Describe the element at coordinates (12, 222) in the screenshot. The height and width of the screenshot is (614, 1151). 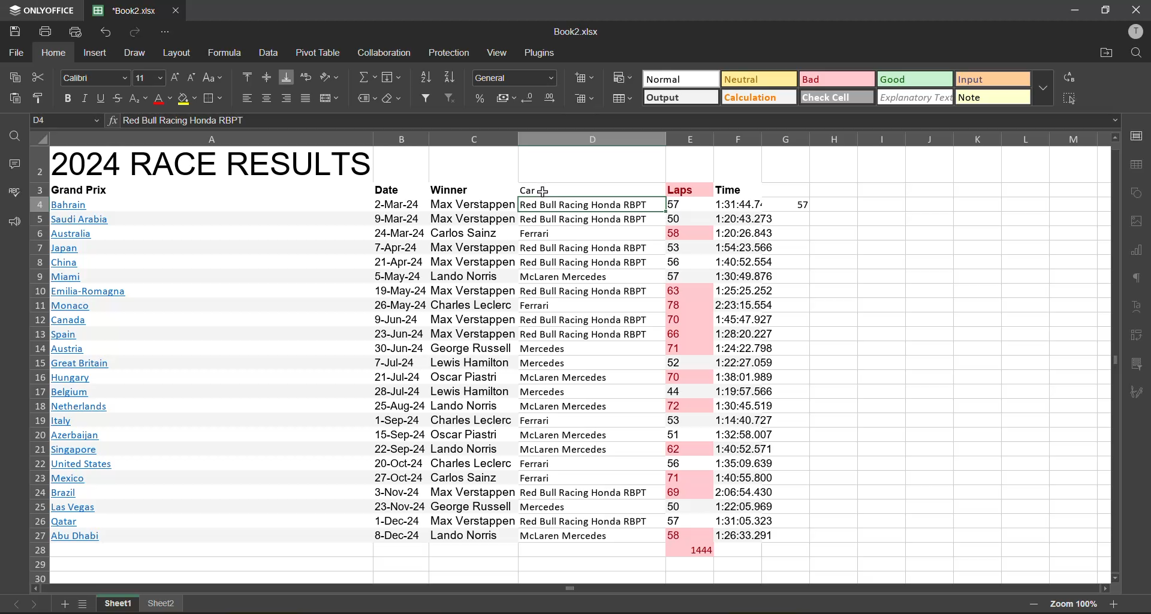
I see `feedback` at that location.